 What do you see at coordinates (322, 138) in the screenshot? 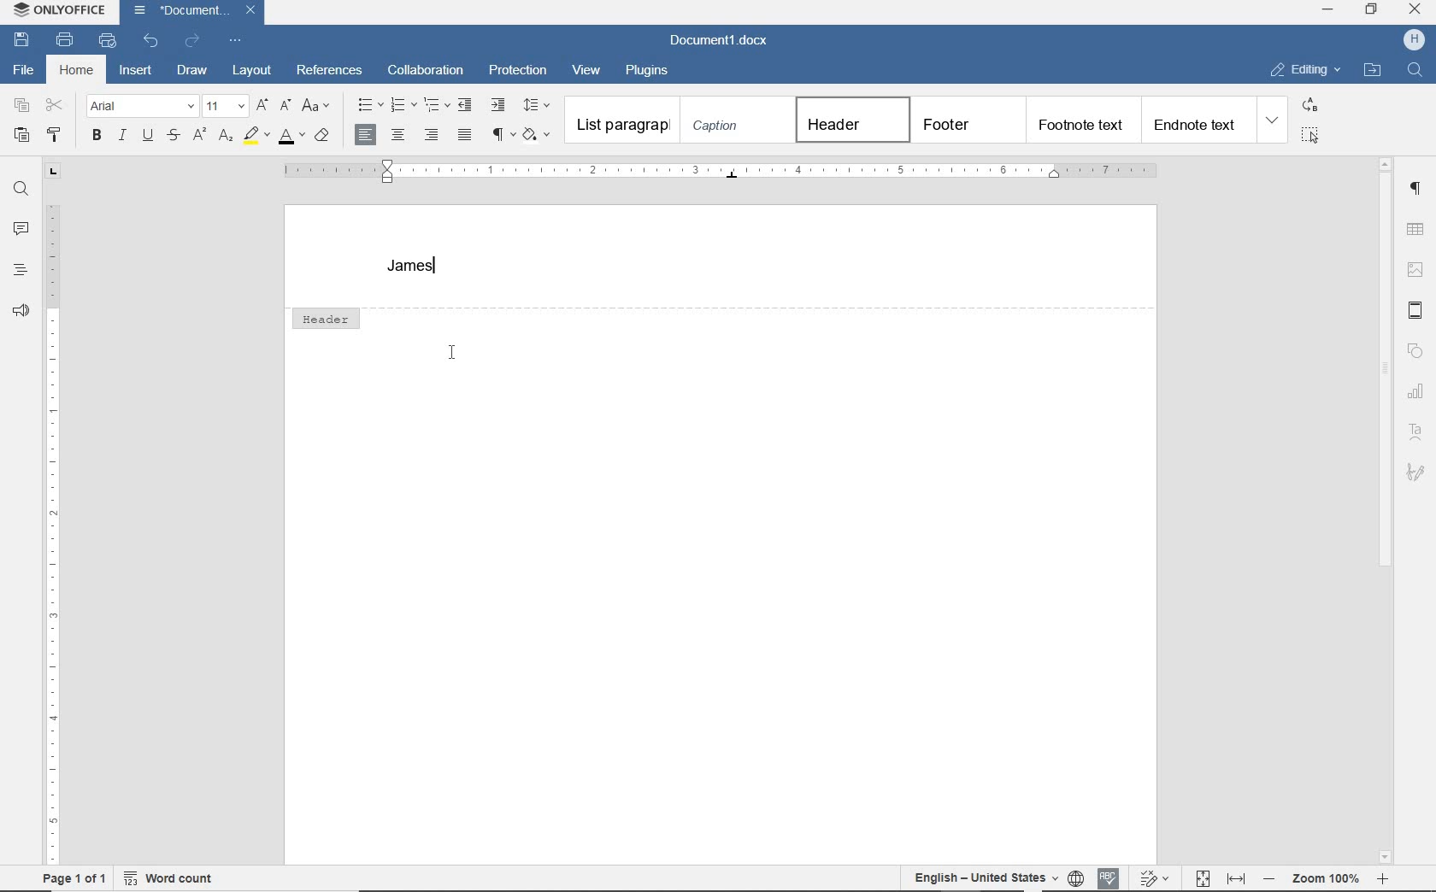
I see `clear style` at bounding box center [322, 138].